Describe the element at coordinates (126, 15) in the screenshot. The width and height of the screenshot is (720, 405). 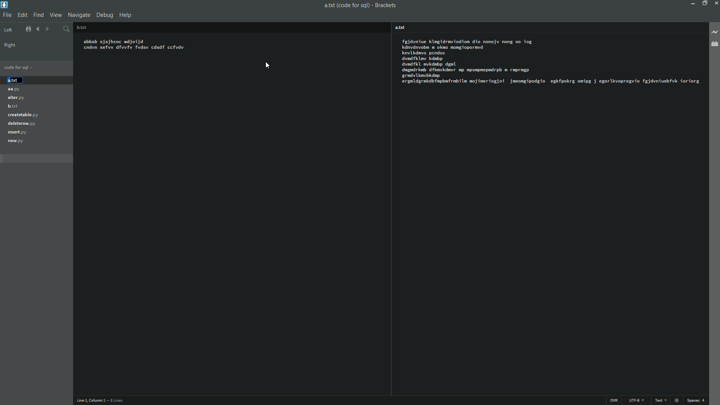
I see `Help menu` at that location.